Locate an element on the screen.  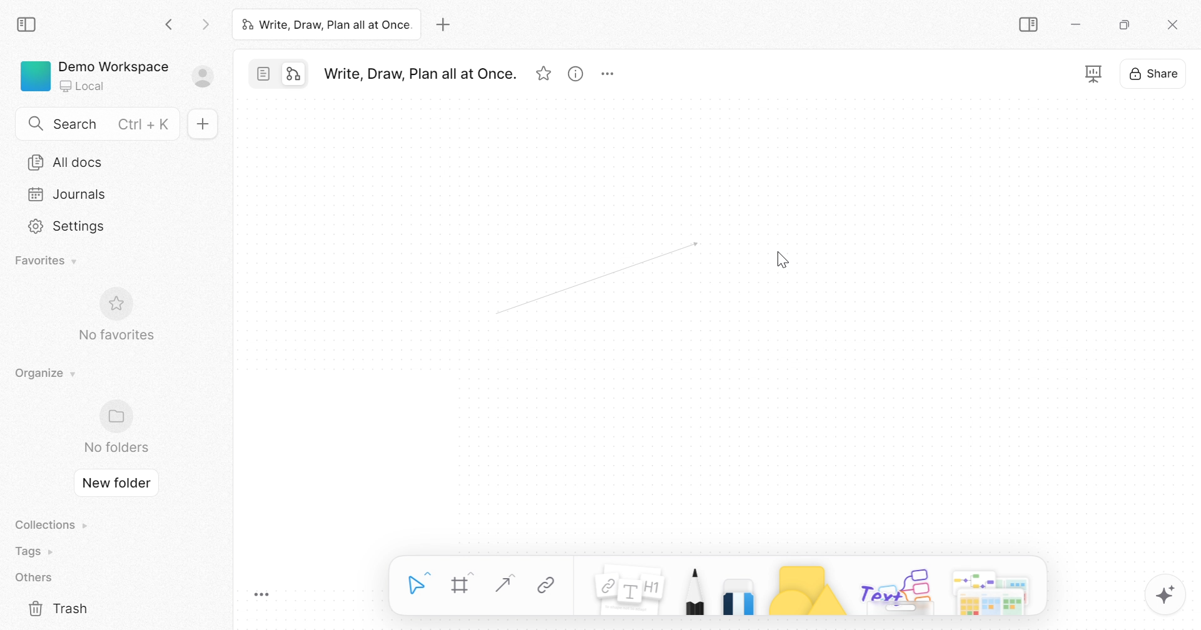
Back is located at coordinates (170, 26).